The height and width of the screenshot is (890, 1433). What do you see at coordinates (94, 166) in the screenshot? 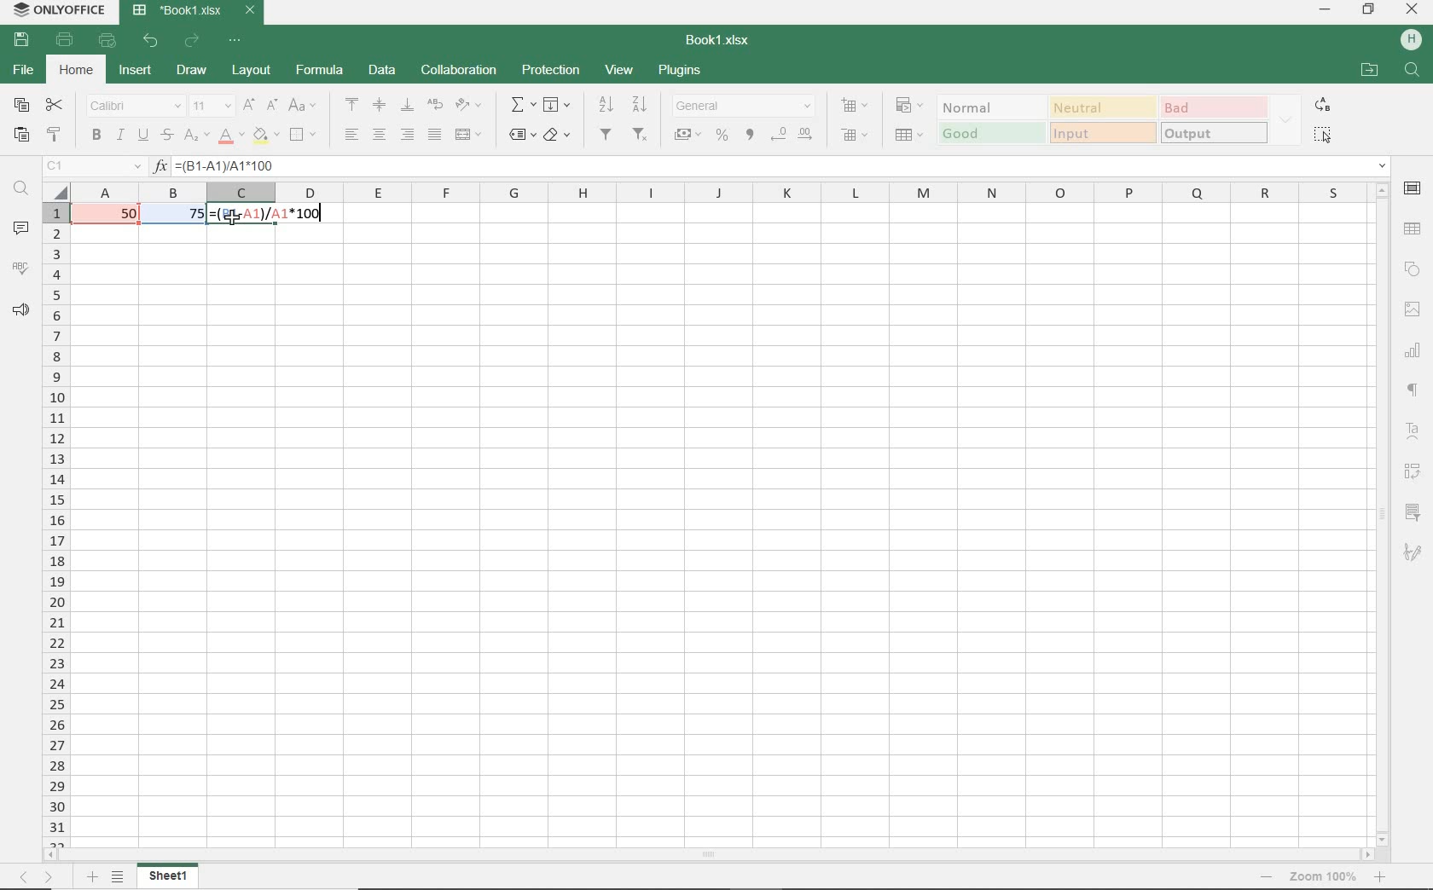
I see `name manager` at bounding box center [94, 166].